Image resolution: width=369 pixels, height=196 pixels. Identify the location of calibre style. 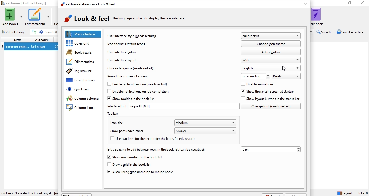
(271, 36).